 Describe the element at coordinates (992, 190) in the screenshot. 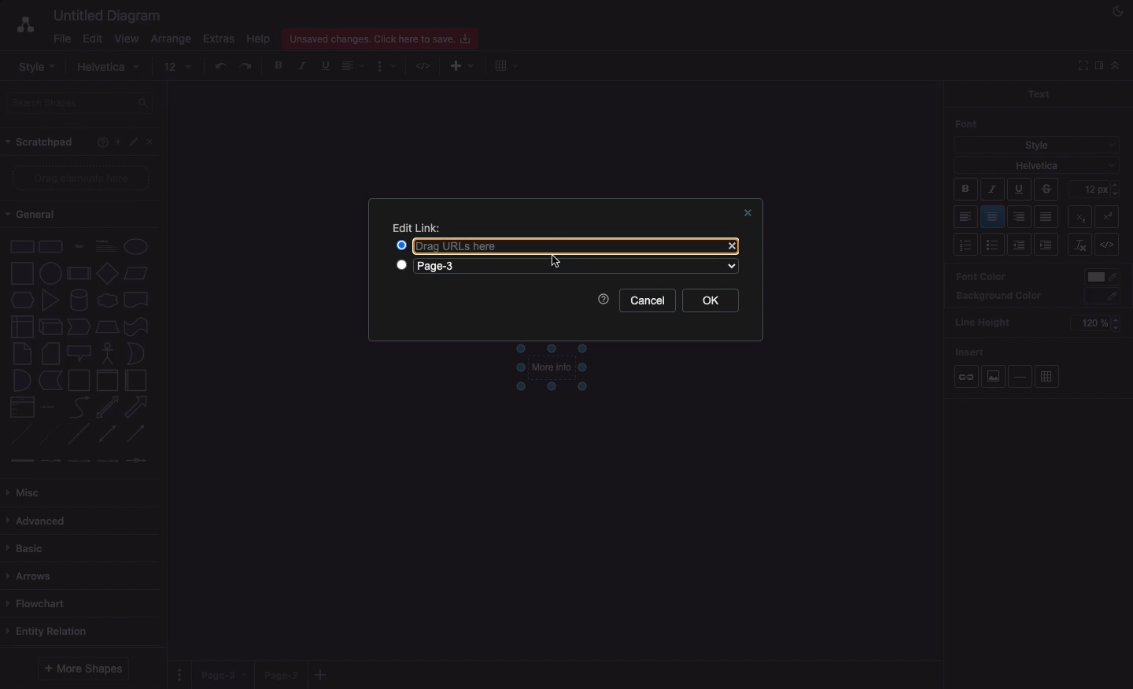

I see `Italic` at that location.